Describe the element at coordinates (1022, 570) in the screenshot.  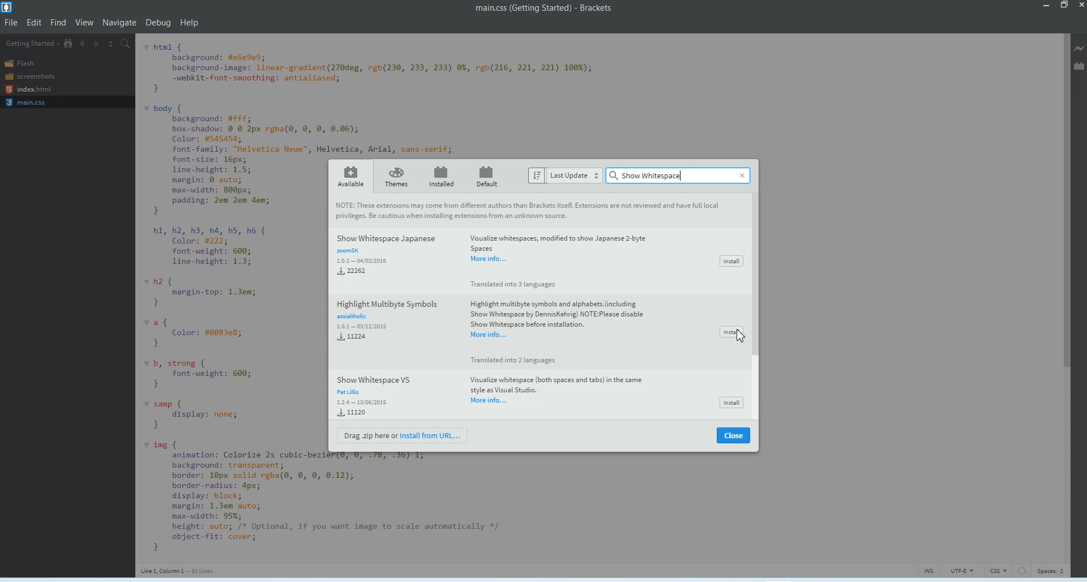
I see `Circle` at that location.